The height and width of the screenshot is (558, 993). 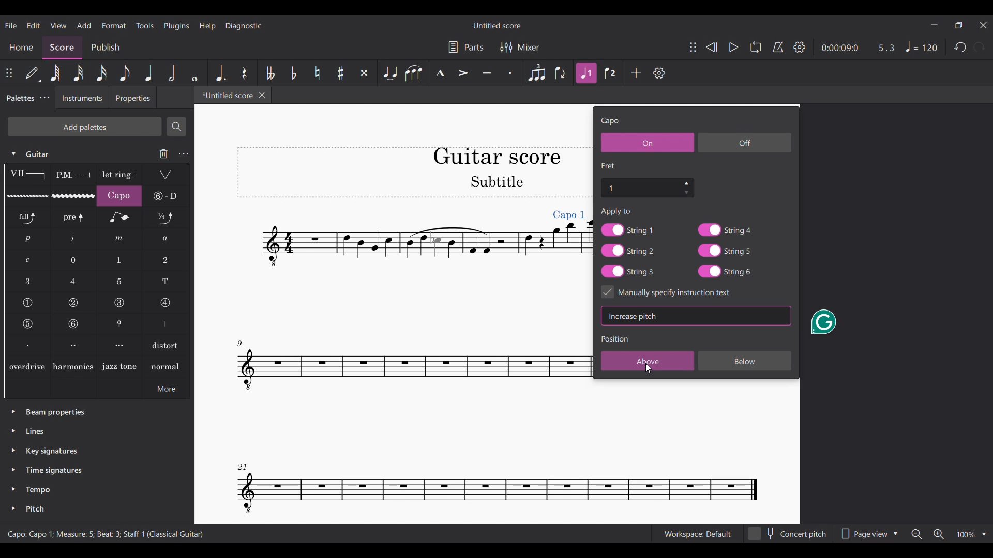 I want to click on Guitar vibrato wide, so click(x=73, y=196).